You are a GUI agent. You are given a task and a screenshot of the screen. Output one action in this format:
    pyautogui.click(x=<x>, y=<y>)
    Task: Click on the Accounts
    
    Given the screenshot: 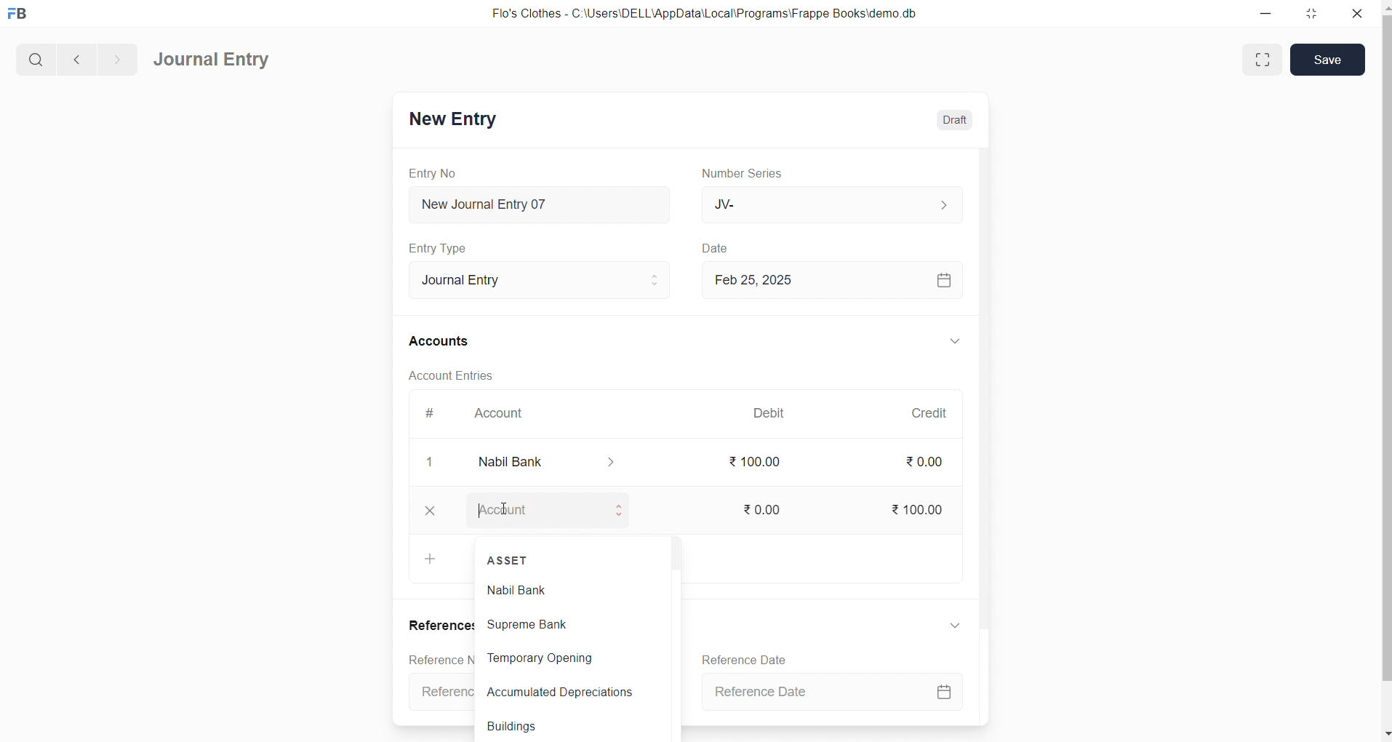 What is the action you would take?
    pyautogui.click(x=447, y=343)
    